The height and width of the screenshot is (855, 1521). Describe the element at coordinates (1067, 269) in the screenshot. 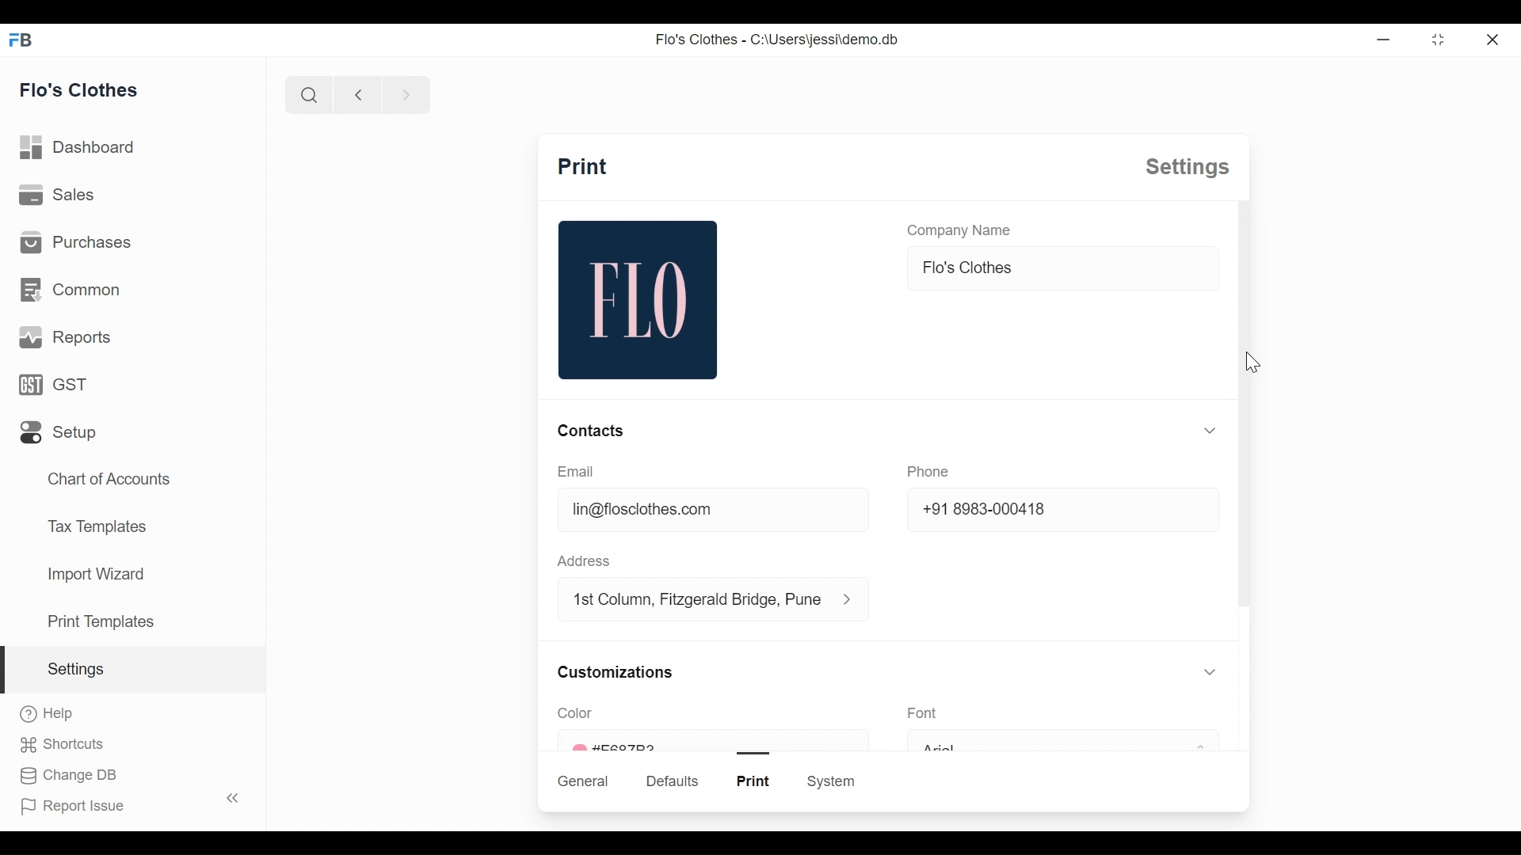

I see `flo's clothes` at that location.